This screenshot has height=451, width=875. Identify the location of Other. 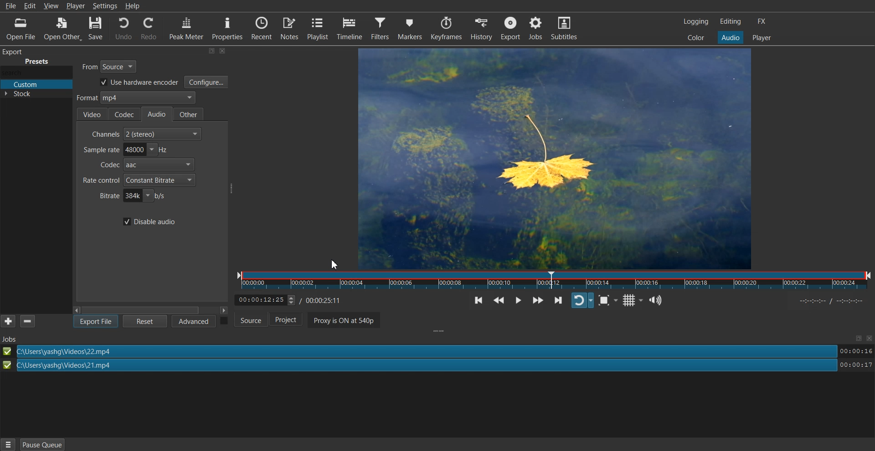
(190, 114).